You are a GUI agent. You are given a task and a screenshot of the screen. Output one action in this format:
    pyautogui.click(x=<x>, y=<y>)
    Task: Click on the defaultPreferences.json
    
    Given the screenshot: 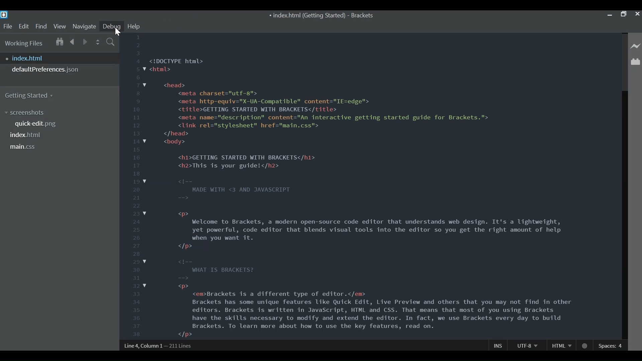 What is the action you would take?
    pyautogui.click(x=60, y=70)
    